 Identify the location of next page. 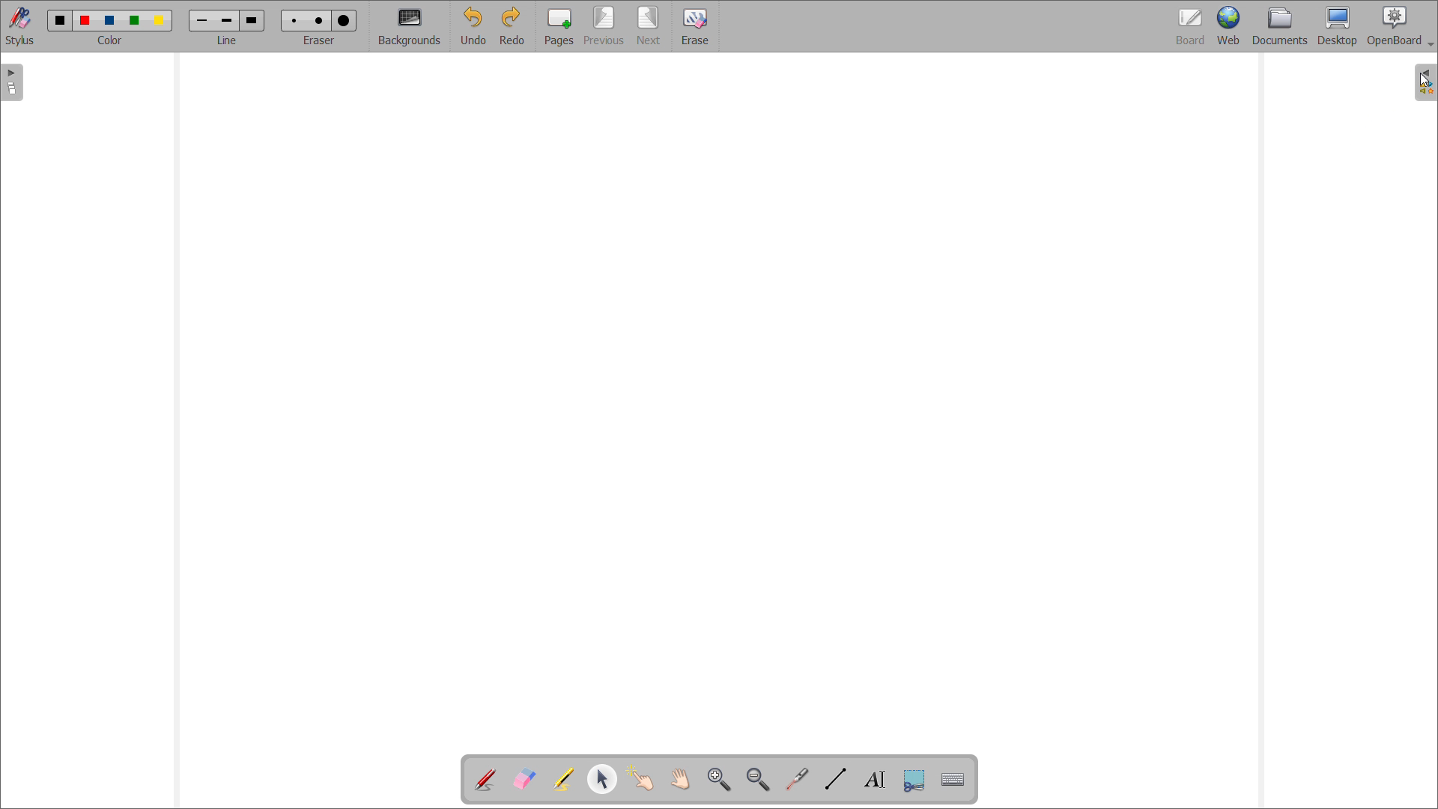
(649, 25).